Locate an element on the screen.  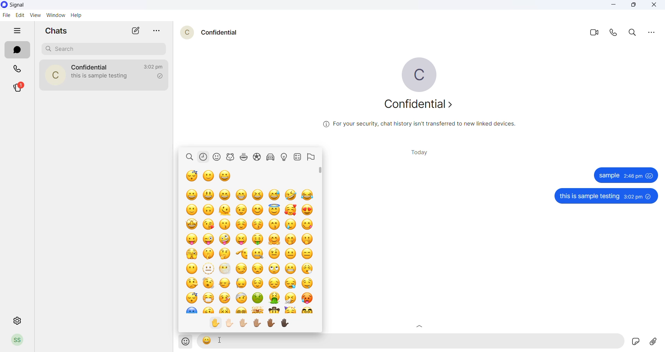
more options is located at coordinates (649, 32).